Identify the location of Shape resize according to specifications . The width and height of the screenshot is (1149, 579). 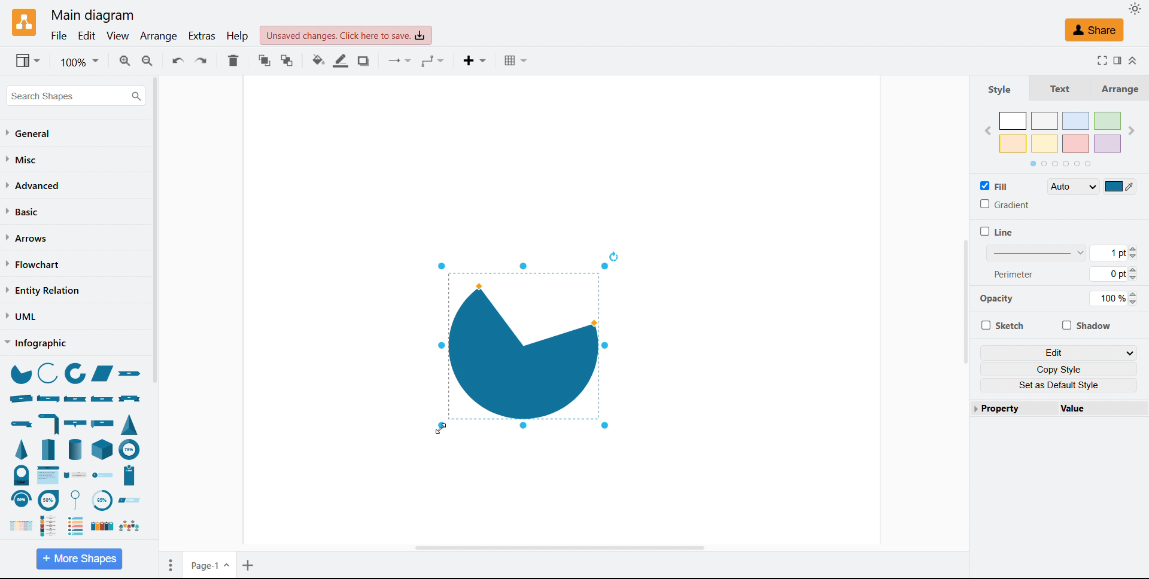
(521, 346).